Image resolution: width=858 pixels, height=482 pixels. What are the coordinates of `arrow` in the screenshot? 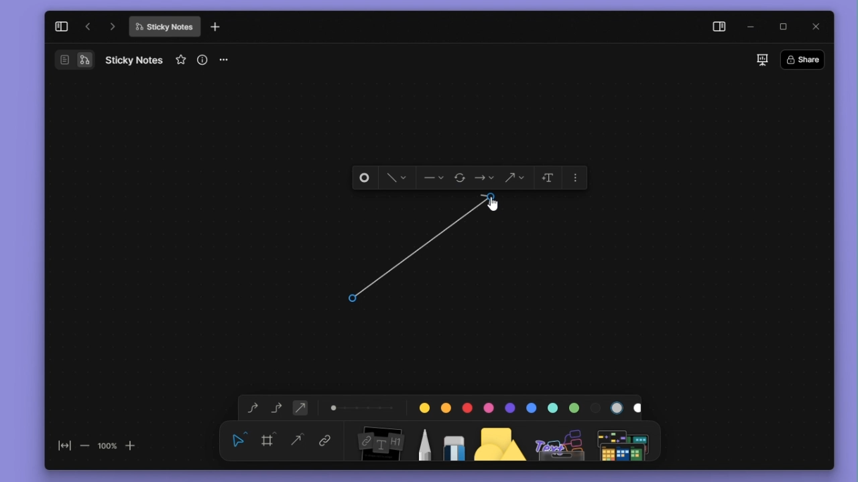 It's located at (427, 251).